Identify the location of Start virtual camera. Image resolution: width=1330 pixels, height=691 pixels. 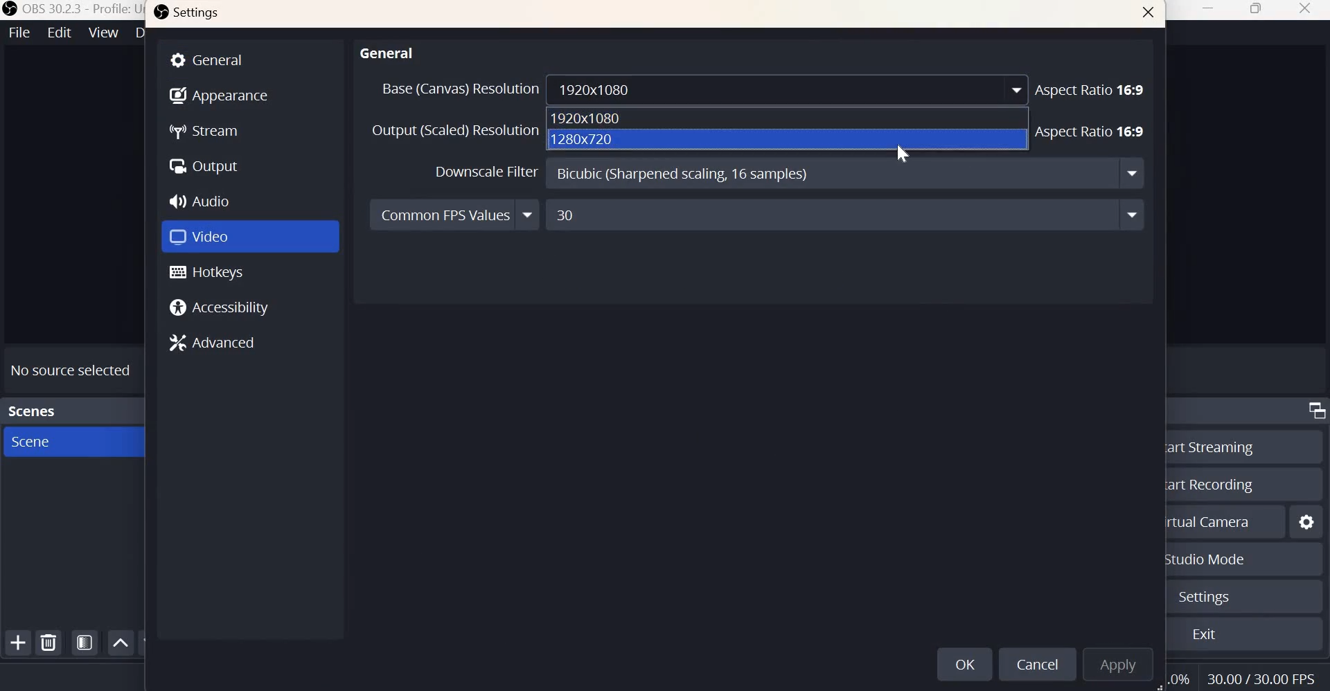
(1213, 520).